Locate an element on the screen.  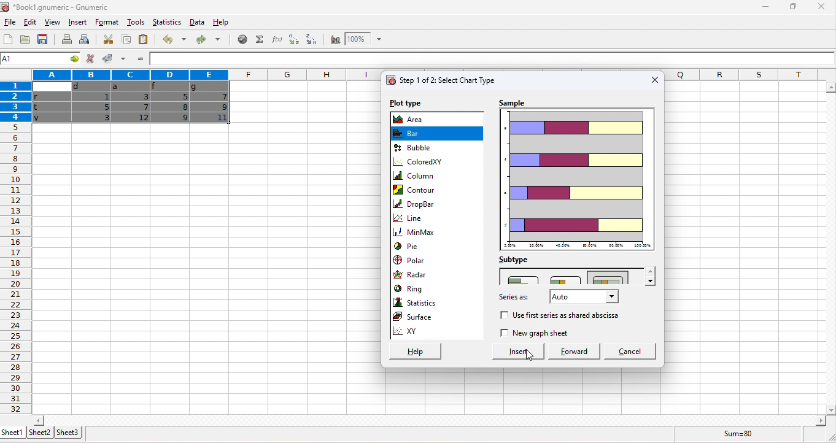
Book1.gnumeric - Gnumeric is located at coordinates (56, 7).